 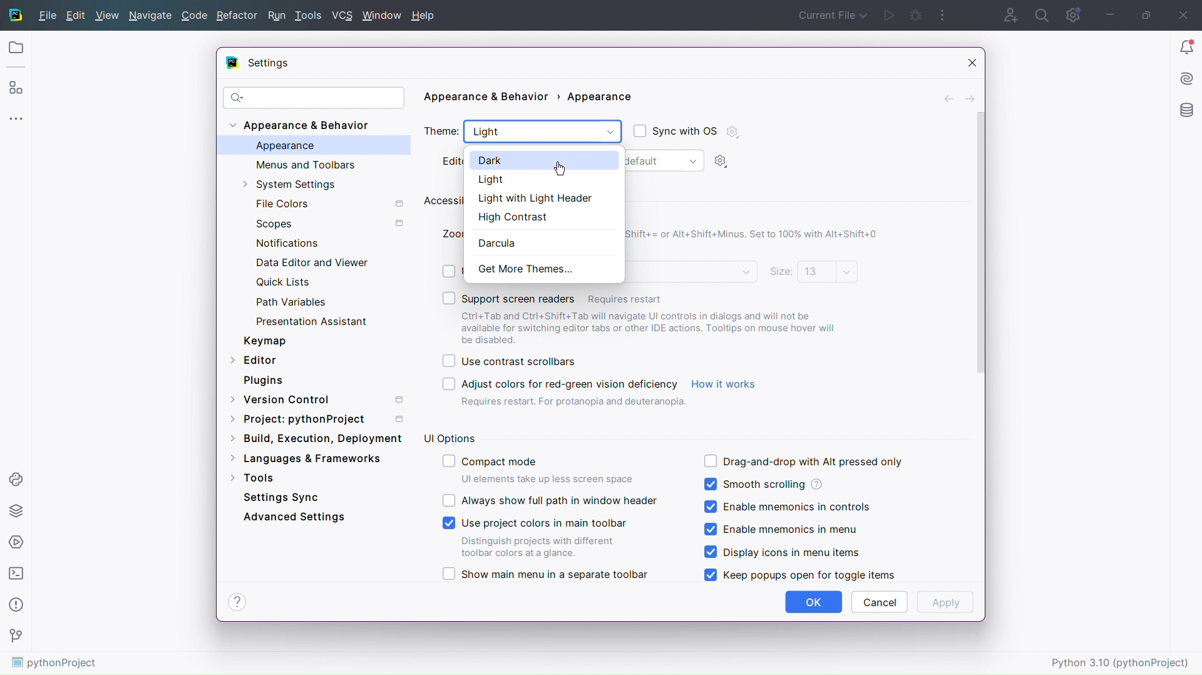 What do you see at coordinates (724, 162) in the screenshot?
I see `light settings` at bounding box center [724, 162].